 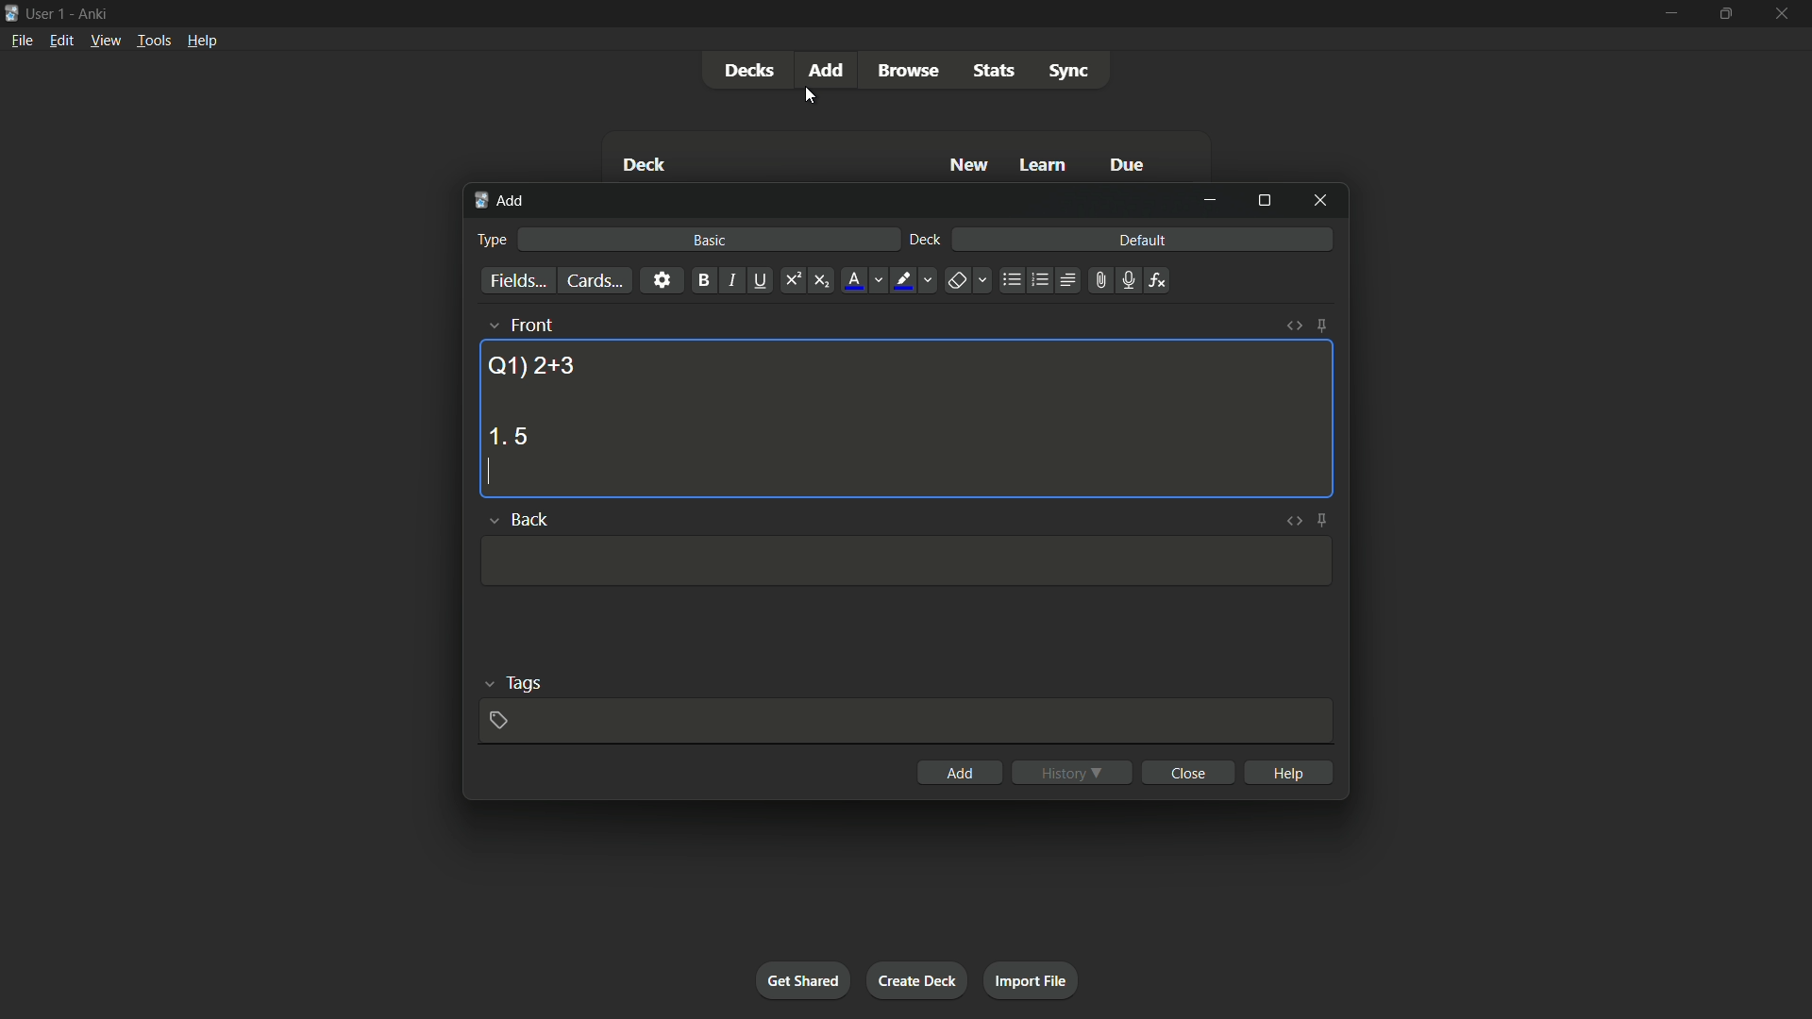 What do you see at coordinates (502, 201) in the screenshot?
I see `add` at bounding box center [502, 201].